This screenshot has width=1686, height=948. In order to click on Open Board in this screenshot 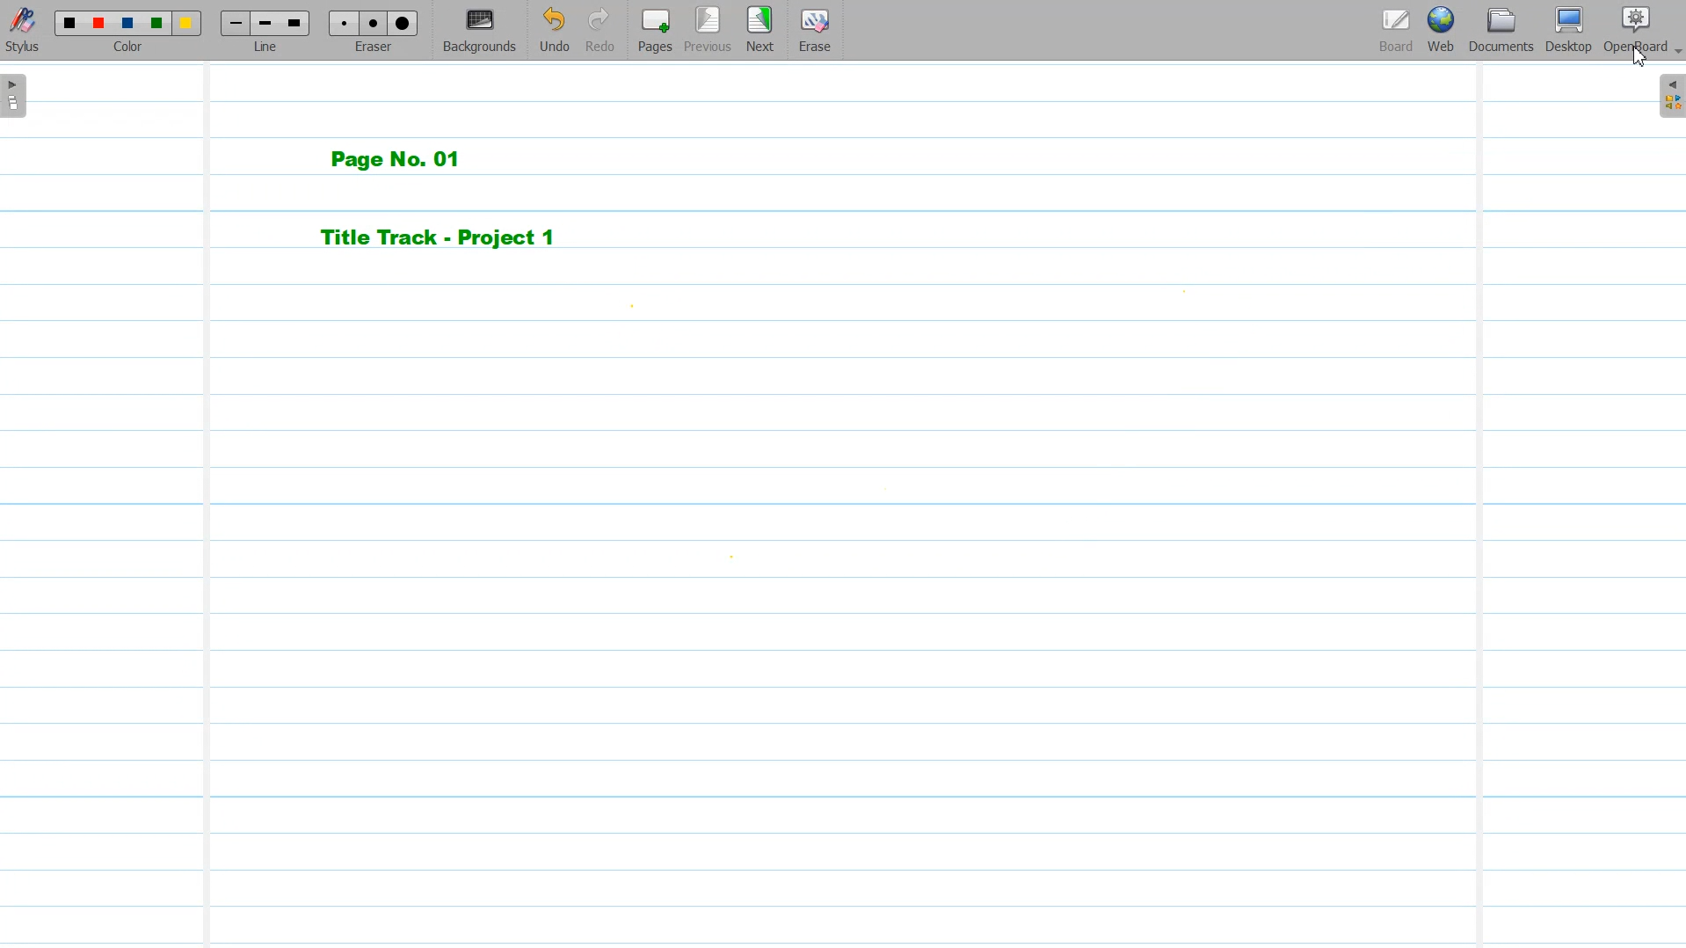, I will do `click(1634, 30)`.